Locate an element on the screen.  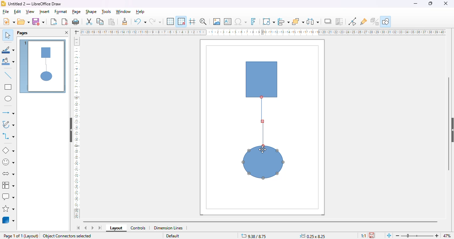
connectors is located at coordinates (9, 136).